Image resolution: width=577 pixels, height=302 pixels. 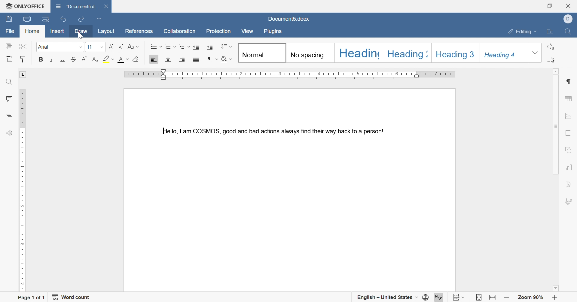 What do you see at coordinates (77, 5) in the screenshot?
I see `*document5.docx` at bounding box center [77, 5].